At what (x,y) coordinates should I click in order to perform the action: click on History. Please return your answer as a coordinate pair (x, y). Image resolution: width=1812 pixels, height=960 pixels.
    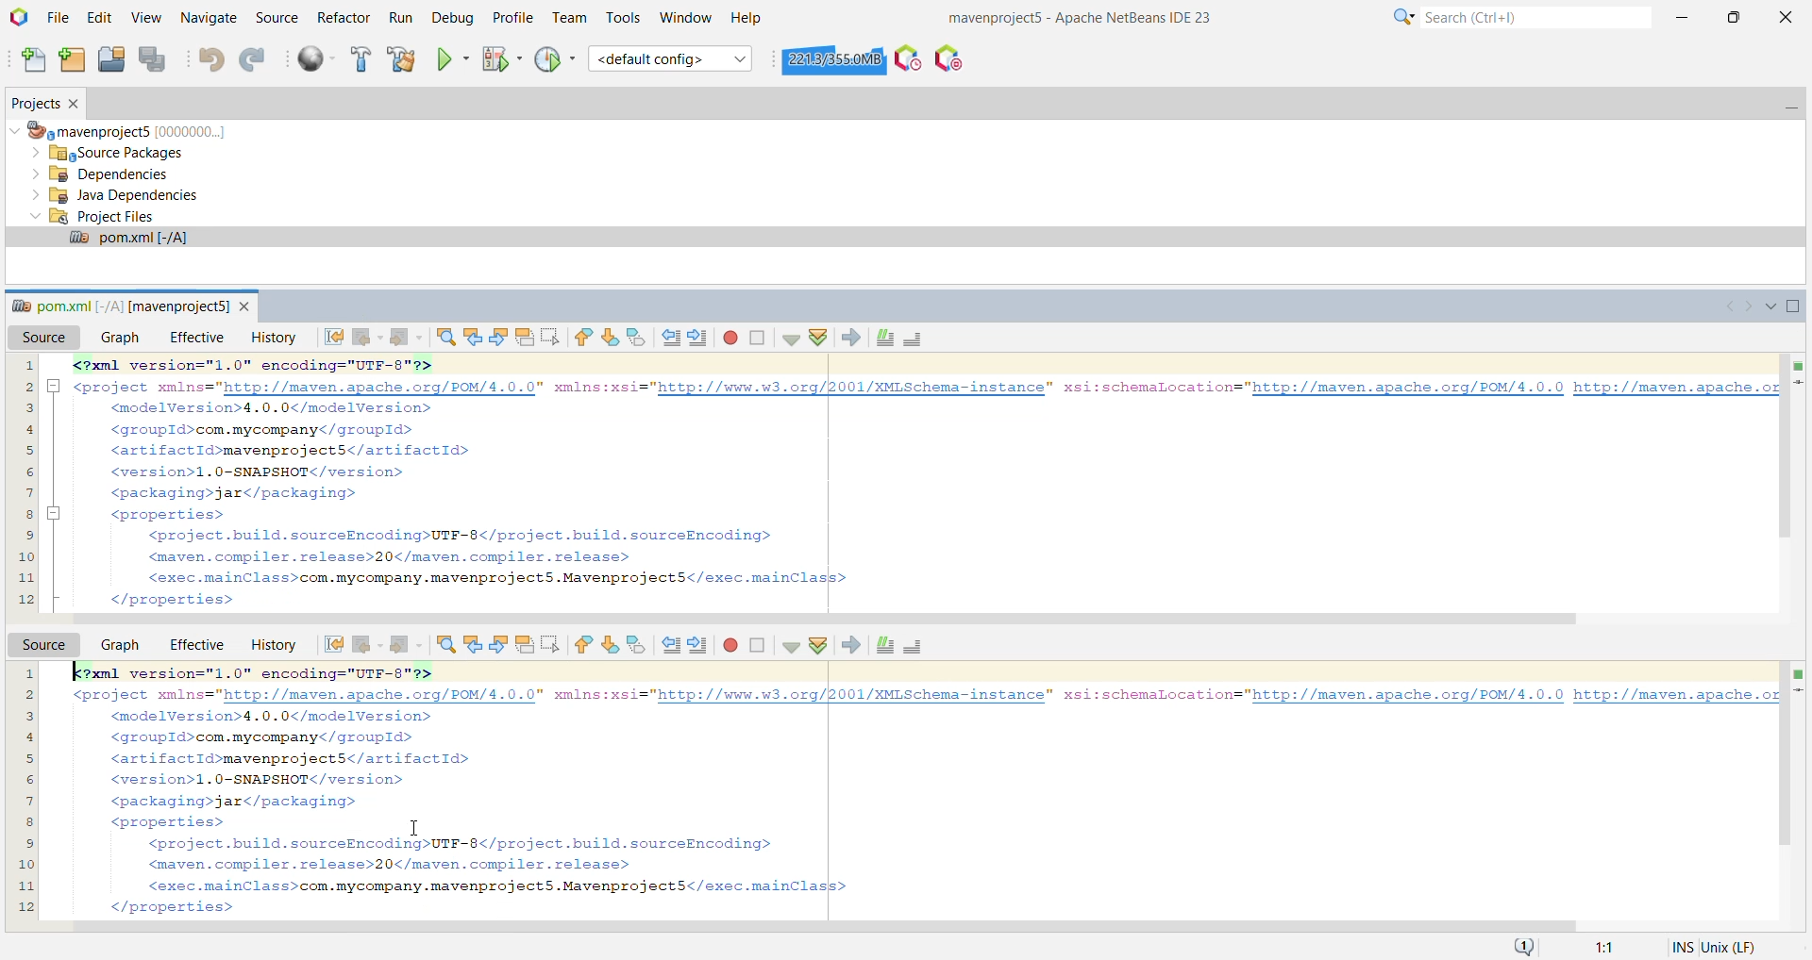
    Looking at the image, I should click on (270, 337).